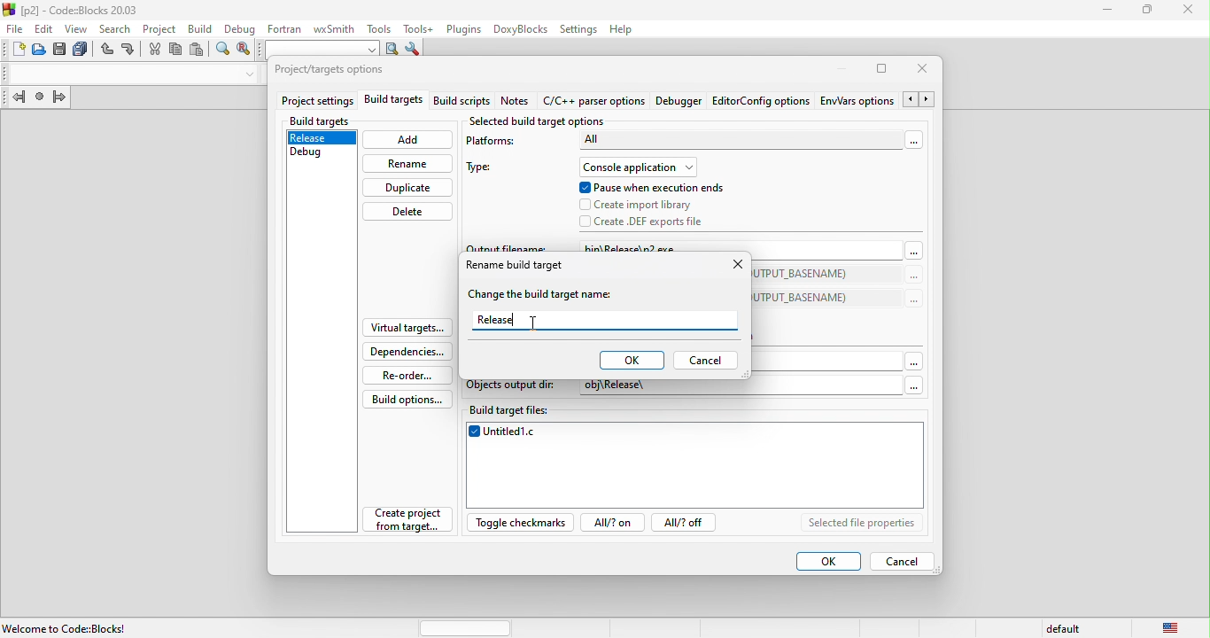 The height and width of the screenshot is (638, 1210). I want to click on project\target option, so click(330, 71).